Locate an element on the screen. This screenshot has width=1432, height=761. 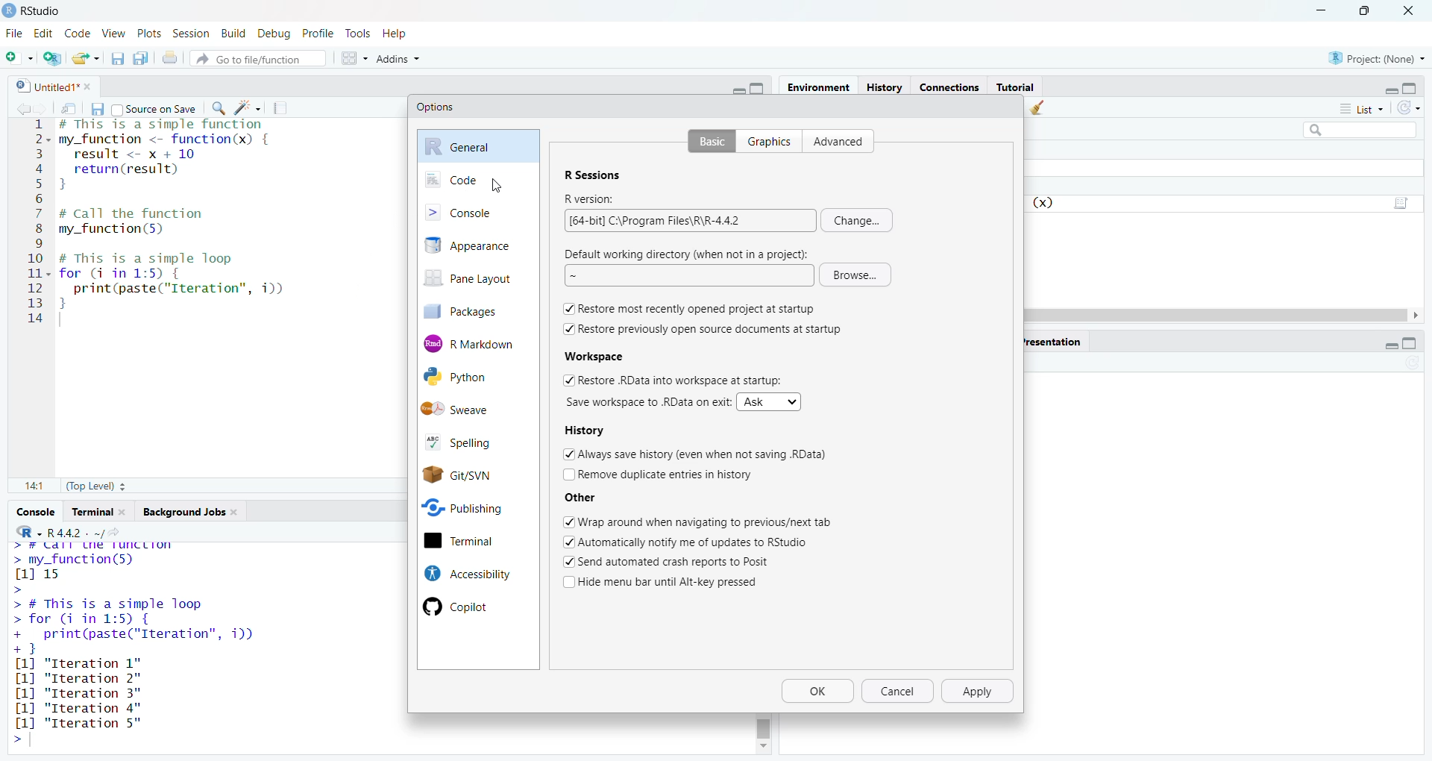
R Sessions is located at coordinates (597, 175).